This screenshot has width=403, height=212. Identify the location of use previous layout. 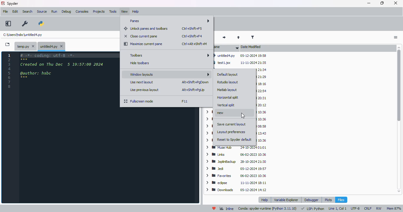
(145, 90).